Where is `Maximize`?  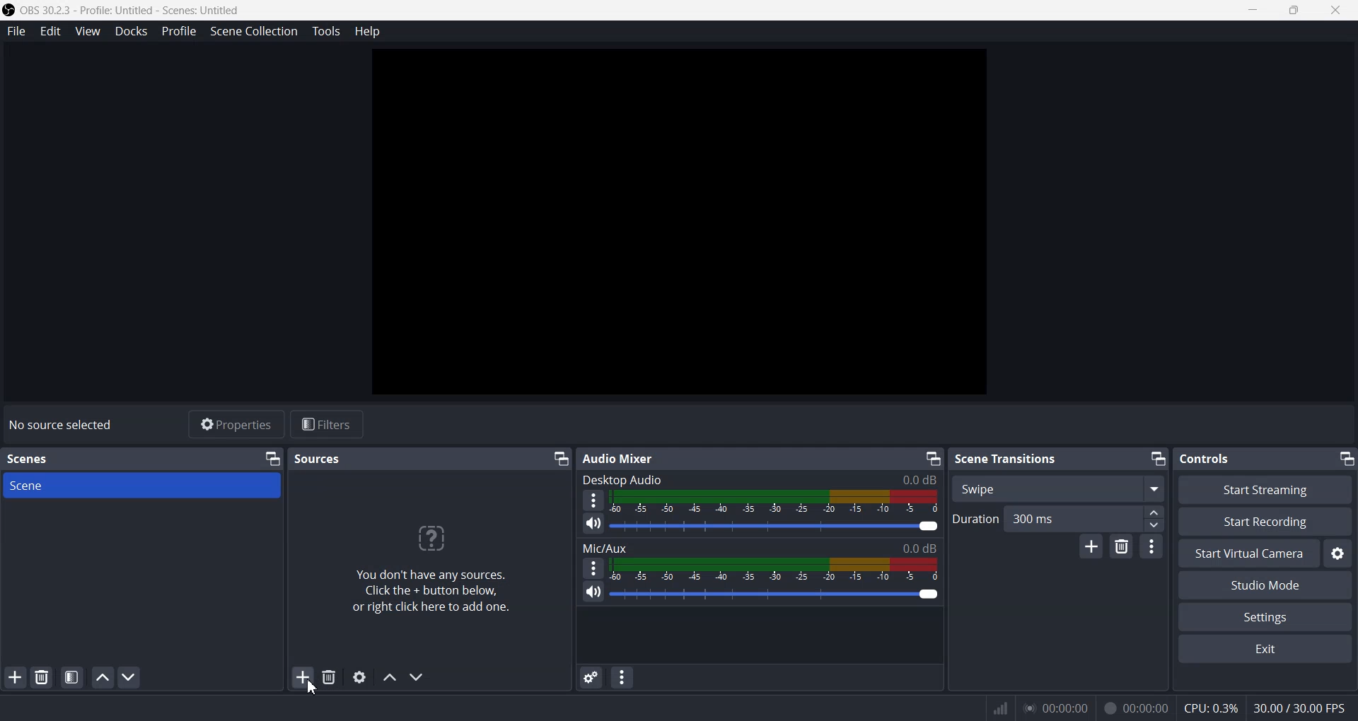 Maximize is located at coordinates (1295, 11).